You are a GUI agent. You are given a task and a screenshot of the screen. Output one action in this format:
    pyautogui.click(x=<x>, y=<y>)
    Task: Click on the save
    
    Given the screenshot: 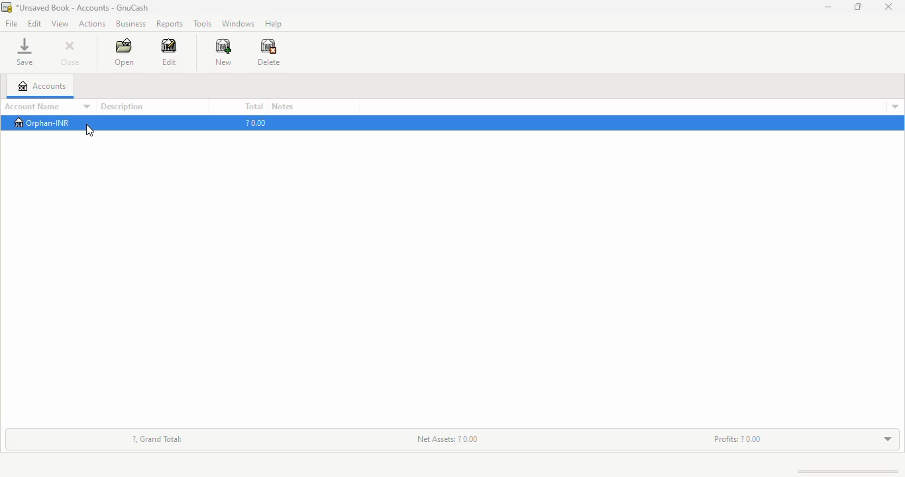 What is the action you would take?
    pyautogui.click(x=25, y=52)
    